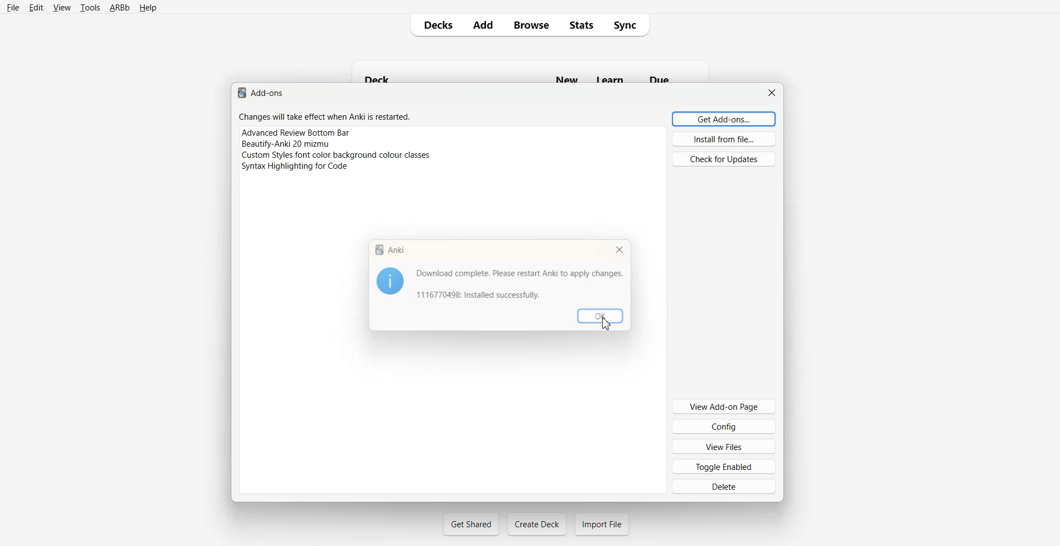  Describe the element at coordinates (724, 405) in the screenshot. I see `View Add-on Page` at that location.